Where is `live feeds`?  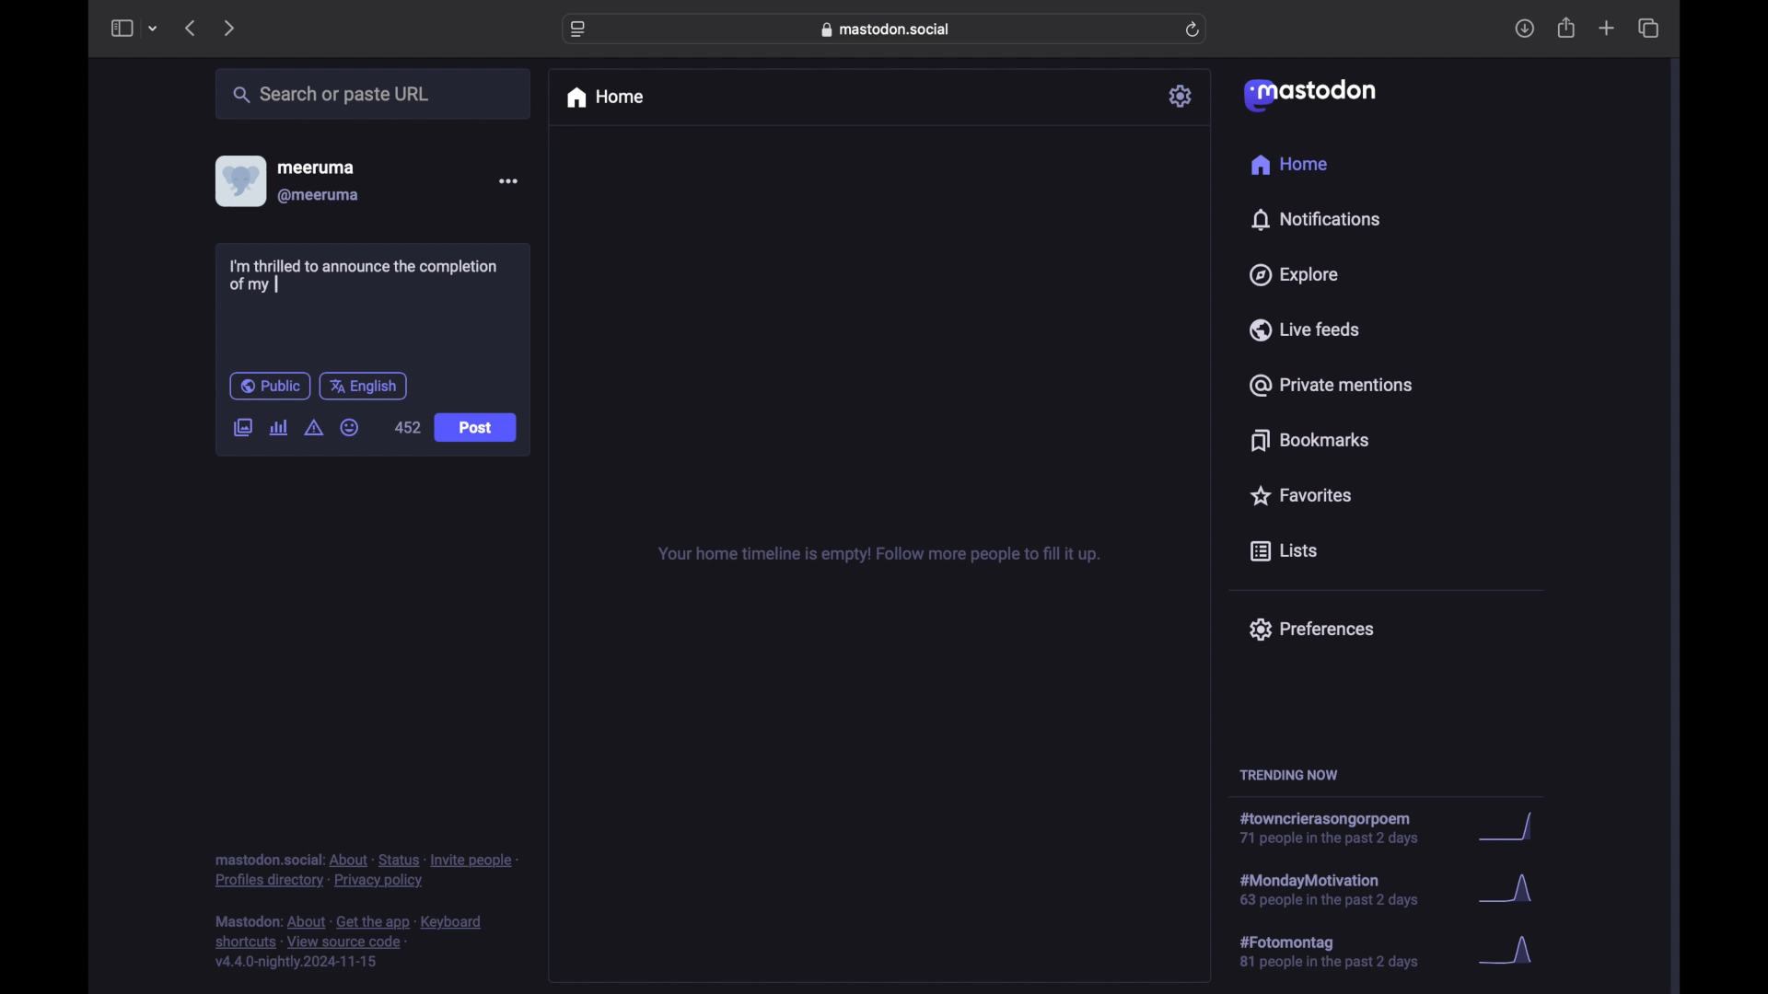
live feeds is located at coordinates (1303, 329).